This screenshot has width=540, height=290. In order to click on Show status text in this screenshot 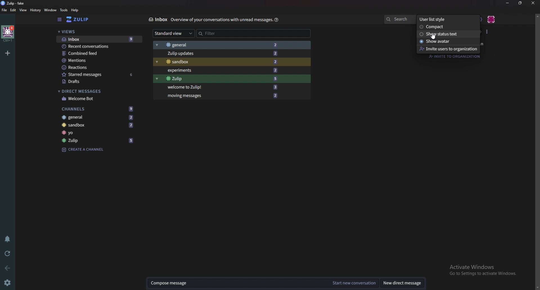, I will do `click(445, 34)`.